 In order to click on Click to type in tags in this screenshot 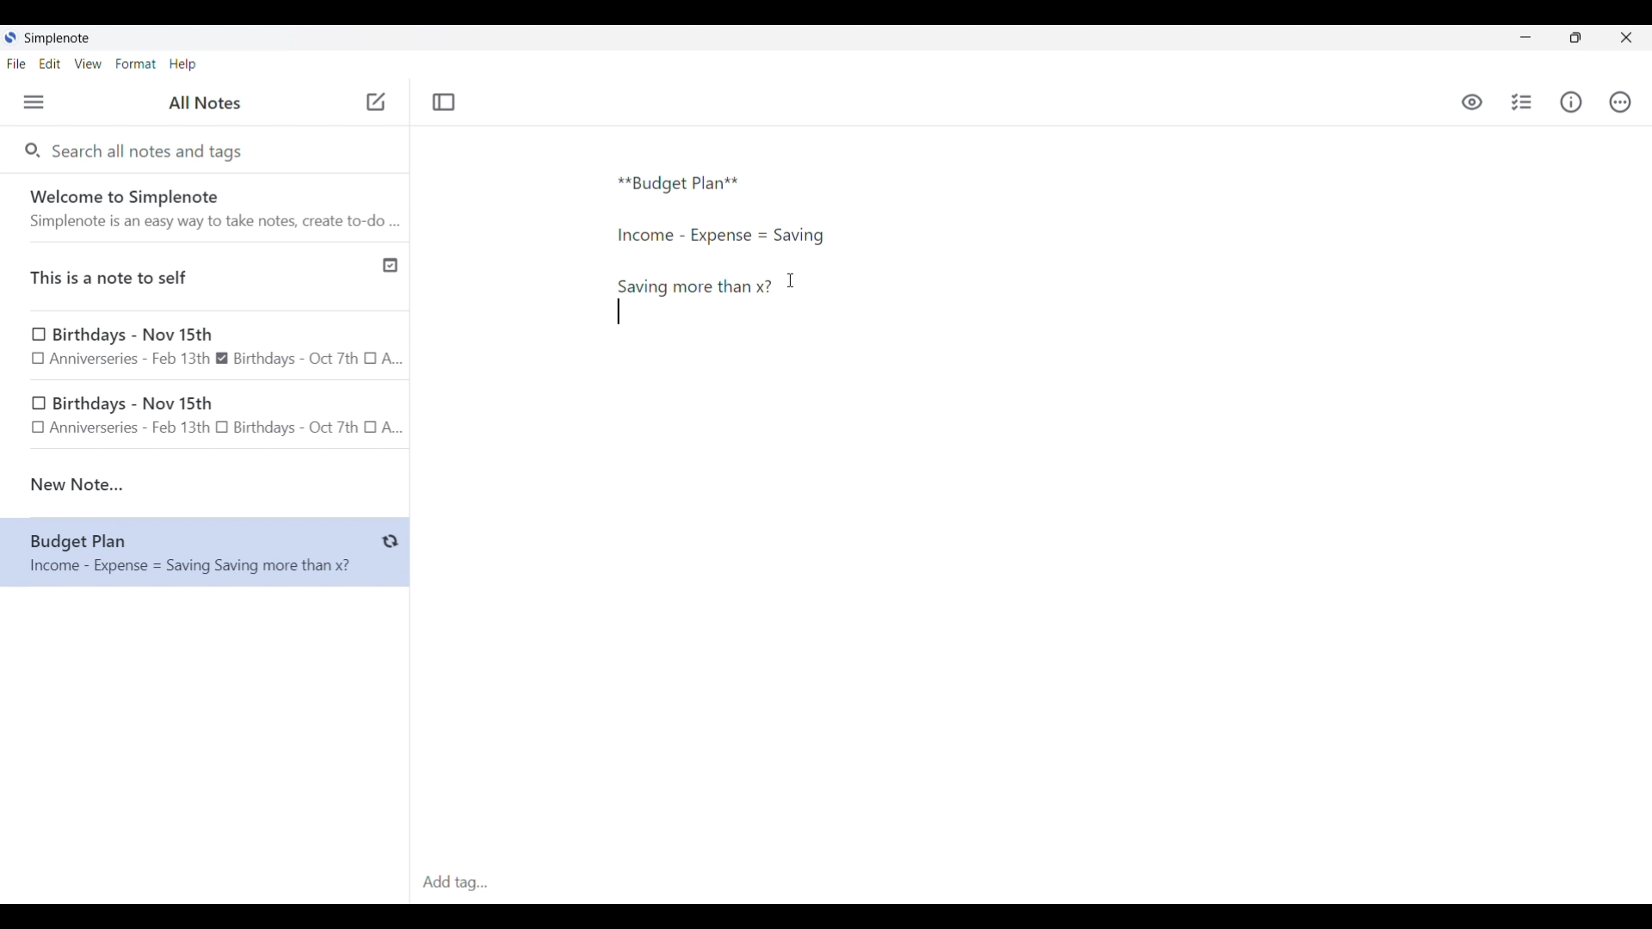, I will do `click(1031, 883)`.